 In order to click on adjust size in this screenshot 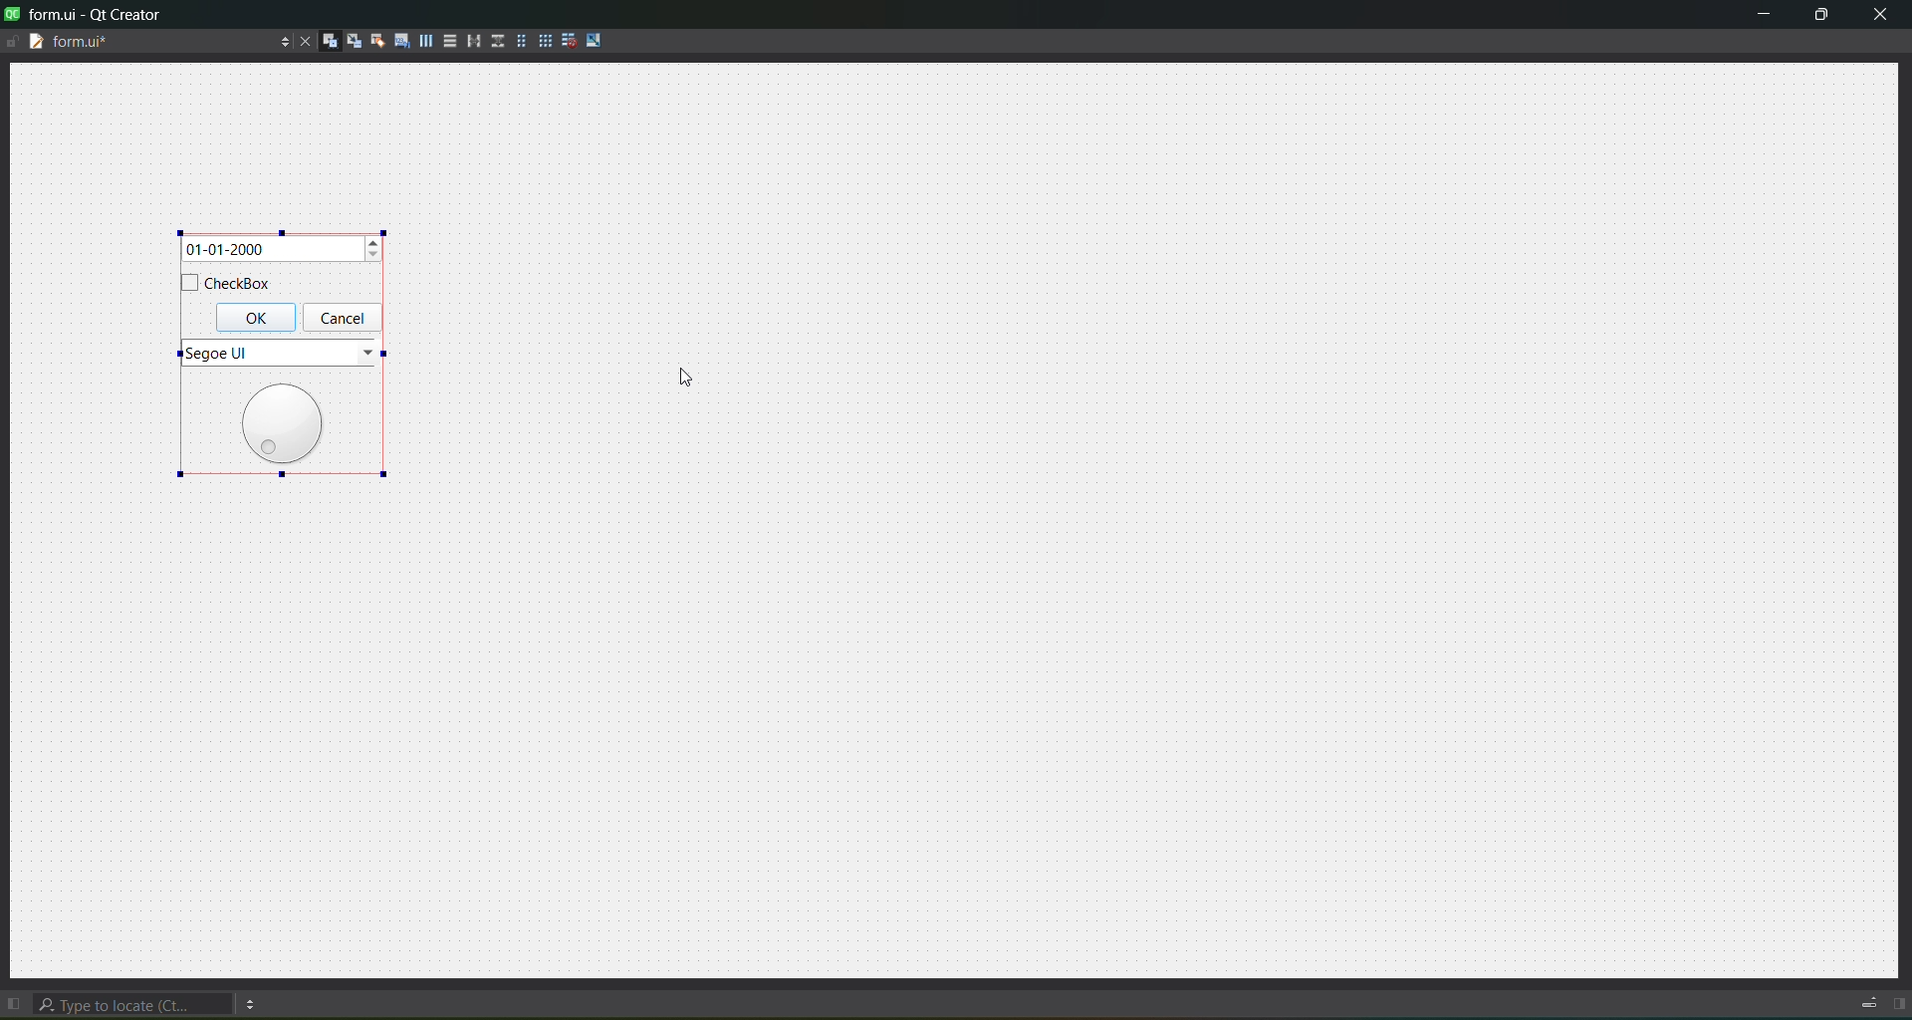, I will do `click(599, 40)`.